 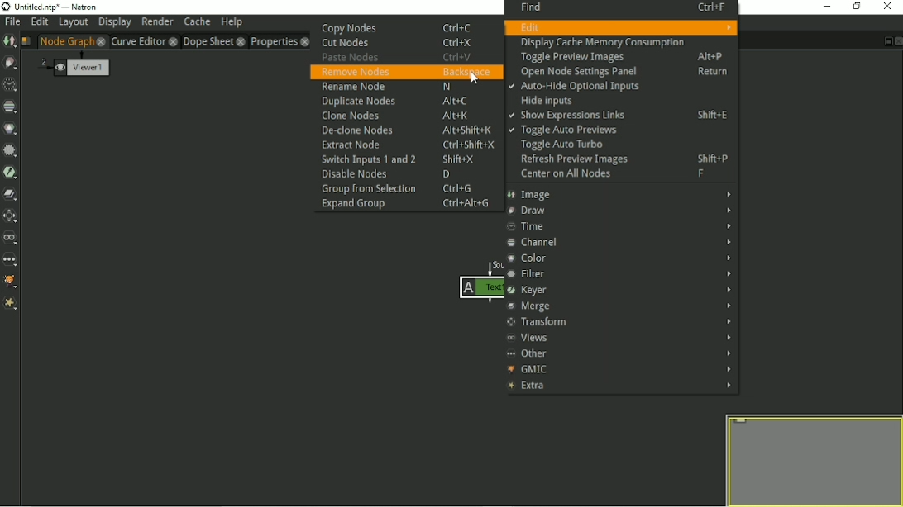 What do you see at coordinates (404, 72) in the screenshot?
I see `Remove Nodes` at bounding box center [404, 72].